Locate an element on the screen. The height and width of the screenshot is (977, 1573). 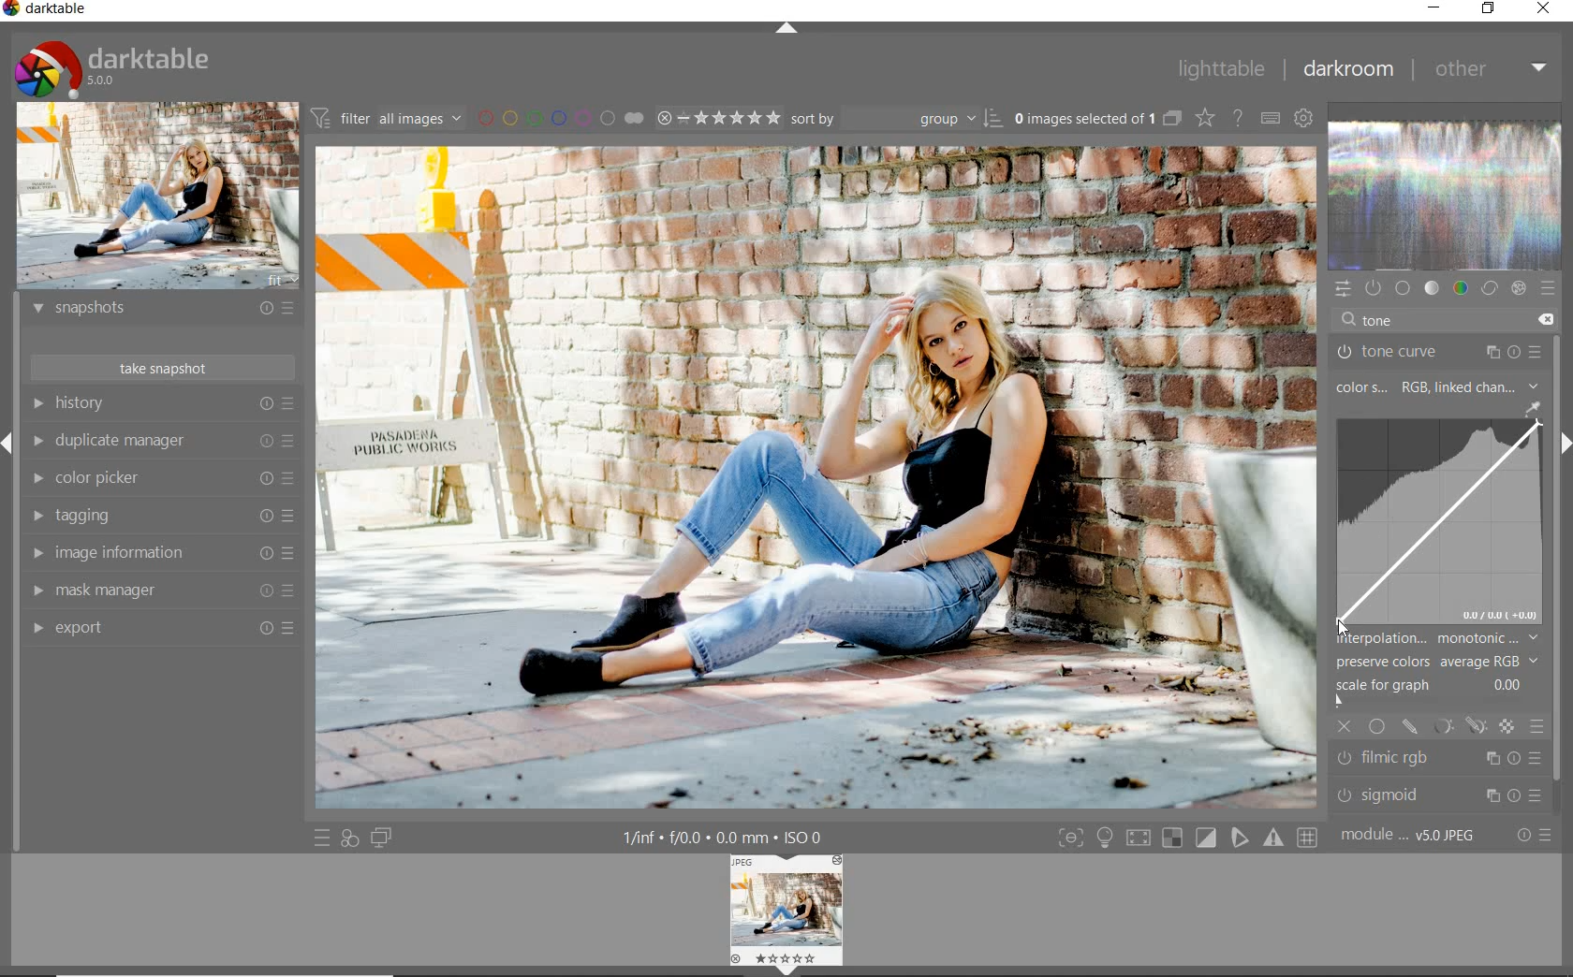
other is located at coordinates (1490, 70).